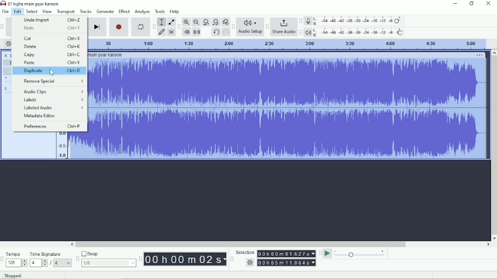 The image size is (497, 279). Describe the element at coordinates (472, 4) in the screenshot. I see `Restore down` at that location.